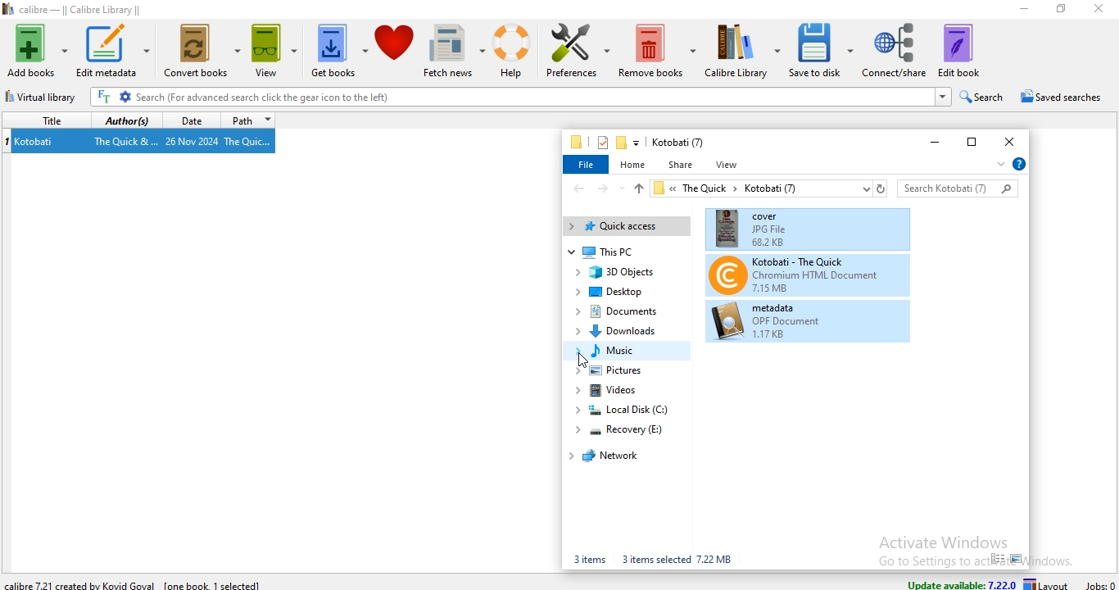  I want to click on  saved searches, so click(1059, 97).